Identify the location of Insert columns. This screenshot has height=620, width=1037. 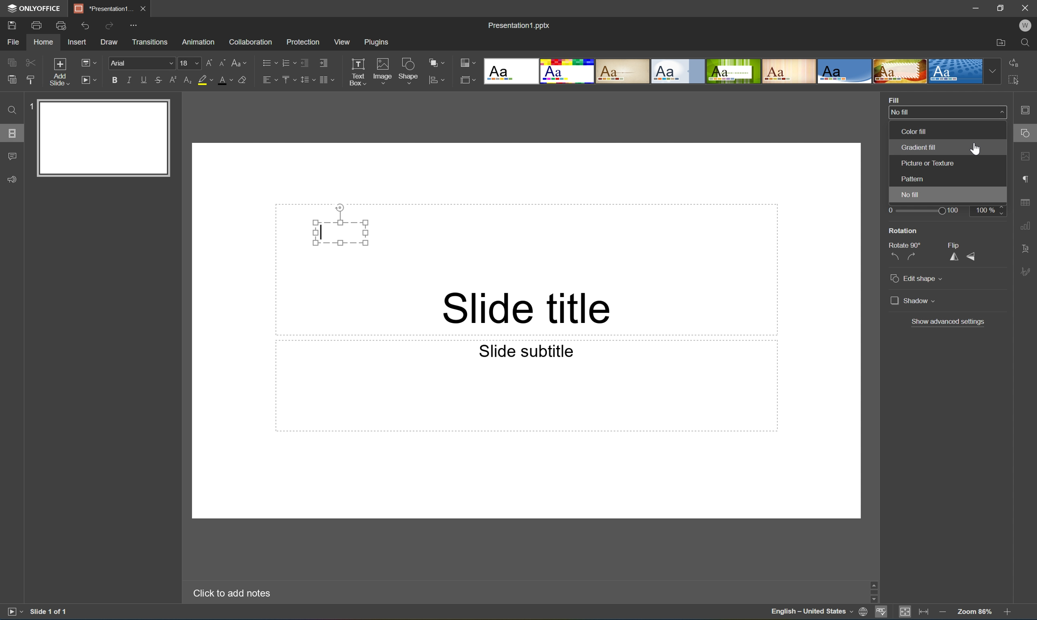
(327, 79).